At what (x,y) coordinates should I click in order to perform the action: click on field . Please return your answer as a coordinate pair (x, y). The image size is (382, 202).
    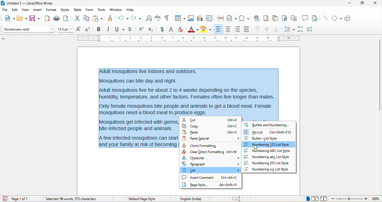
    Looking at the image, I should click on (232, 18).